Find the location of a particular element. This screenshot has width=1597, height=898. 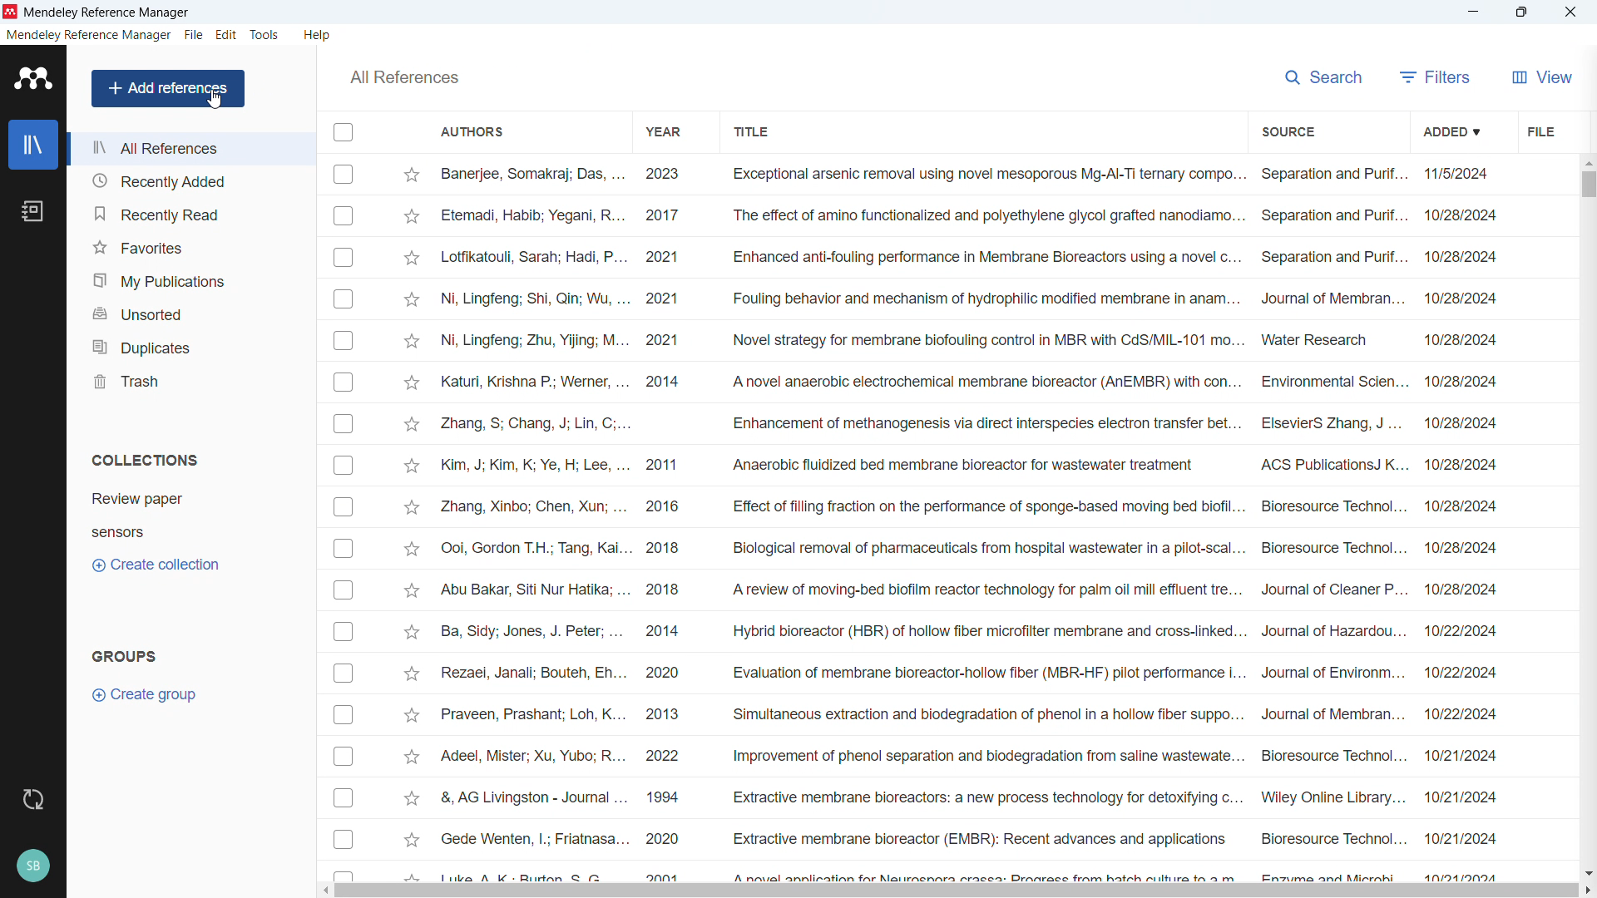

Unsorted  is located at coordinates (191, 312).